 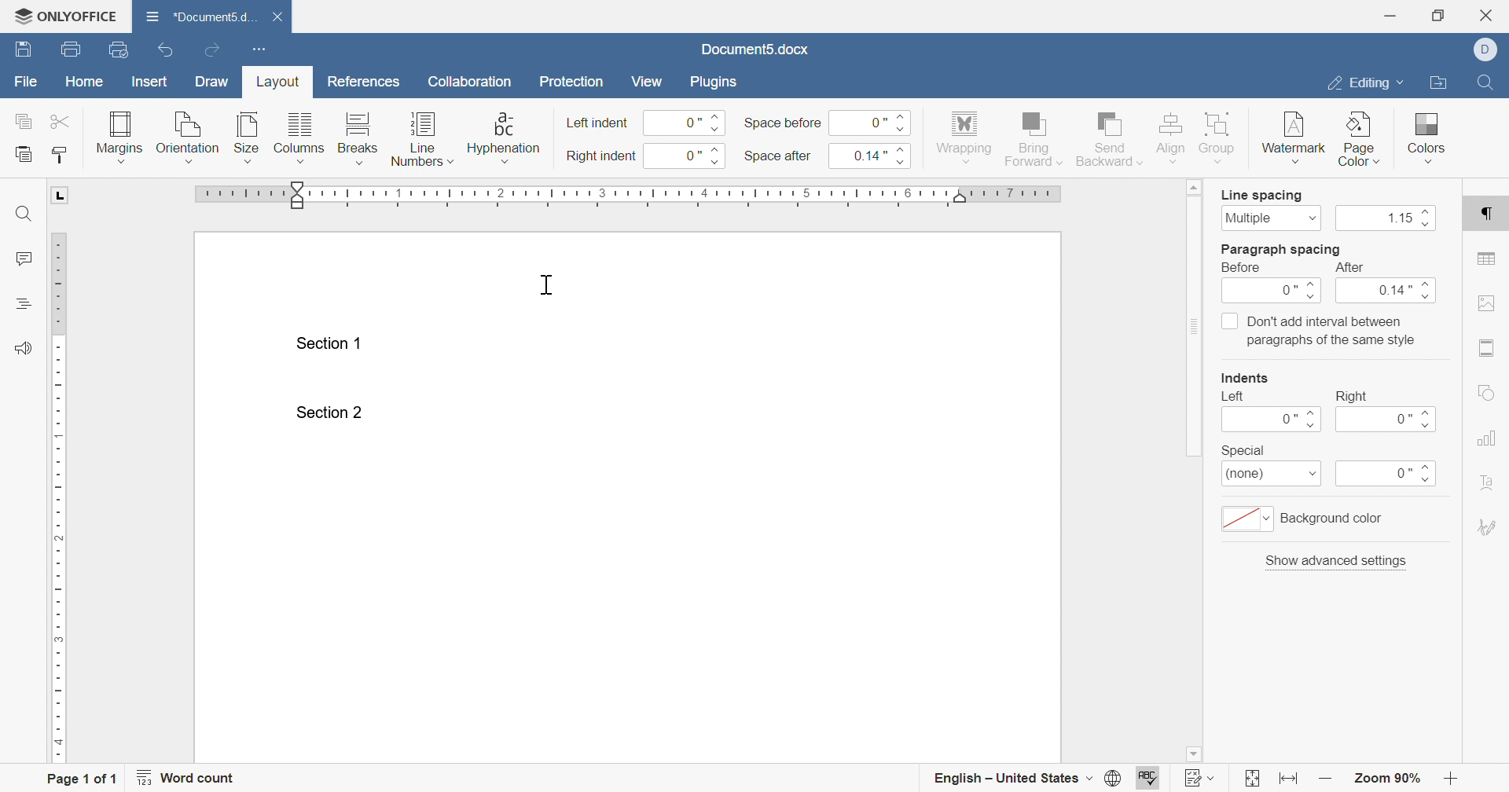 What do you see at coordinates (121, 49) in the screenshot?
I see `quick print` at bounding box center [121, 49].